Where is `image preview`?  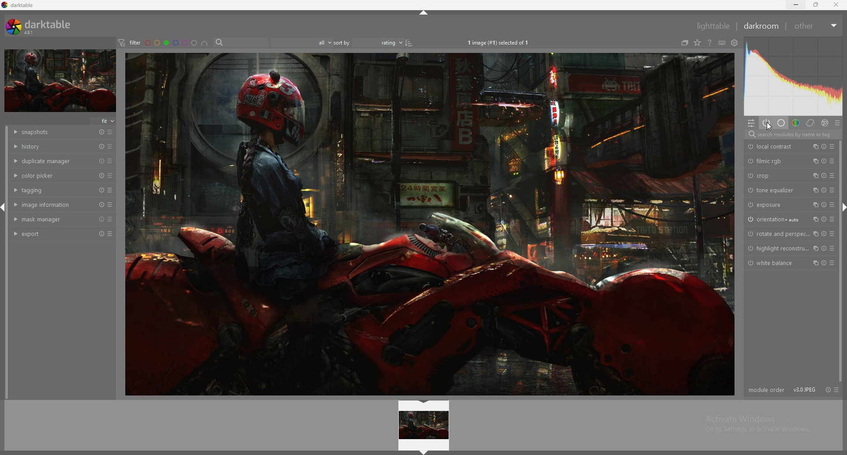 image preview is located at coordinates (424, 425).